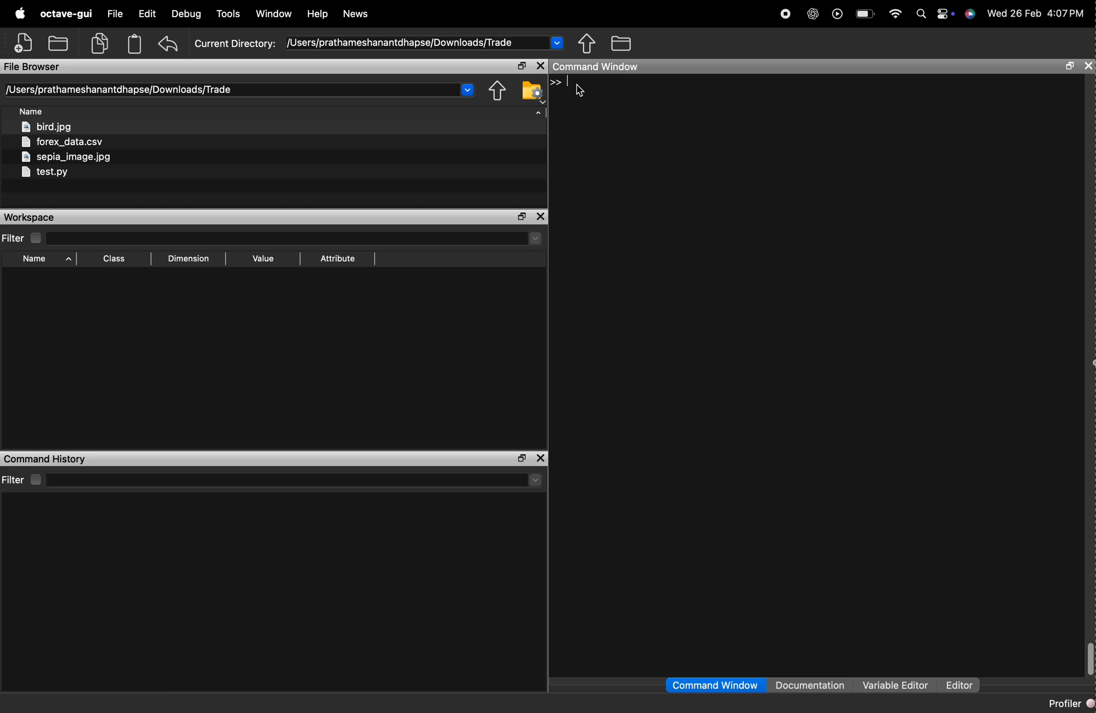  I want to click on open in separate window, so click(1071, 66).